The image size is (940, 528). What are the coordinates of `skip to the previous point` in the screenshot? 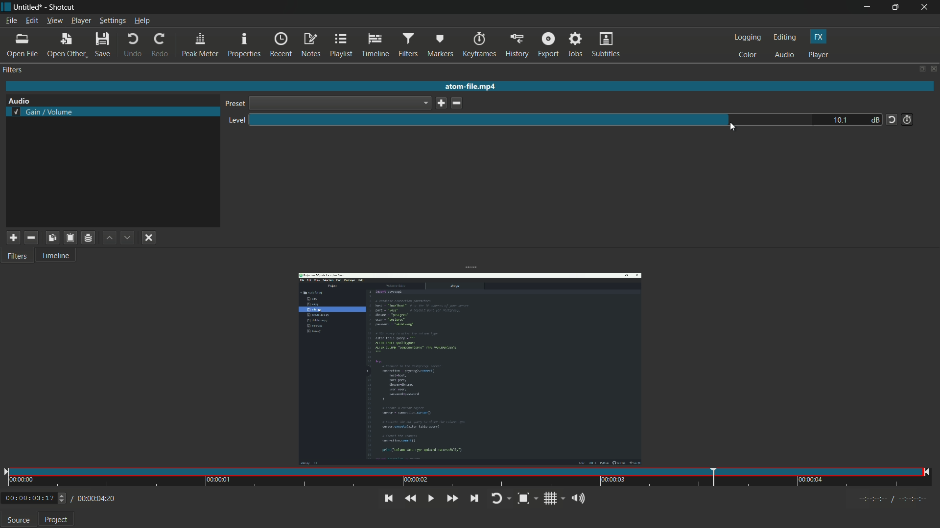 It's located at (388, 498).